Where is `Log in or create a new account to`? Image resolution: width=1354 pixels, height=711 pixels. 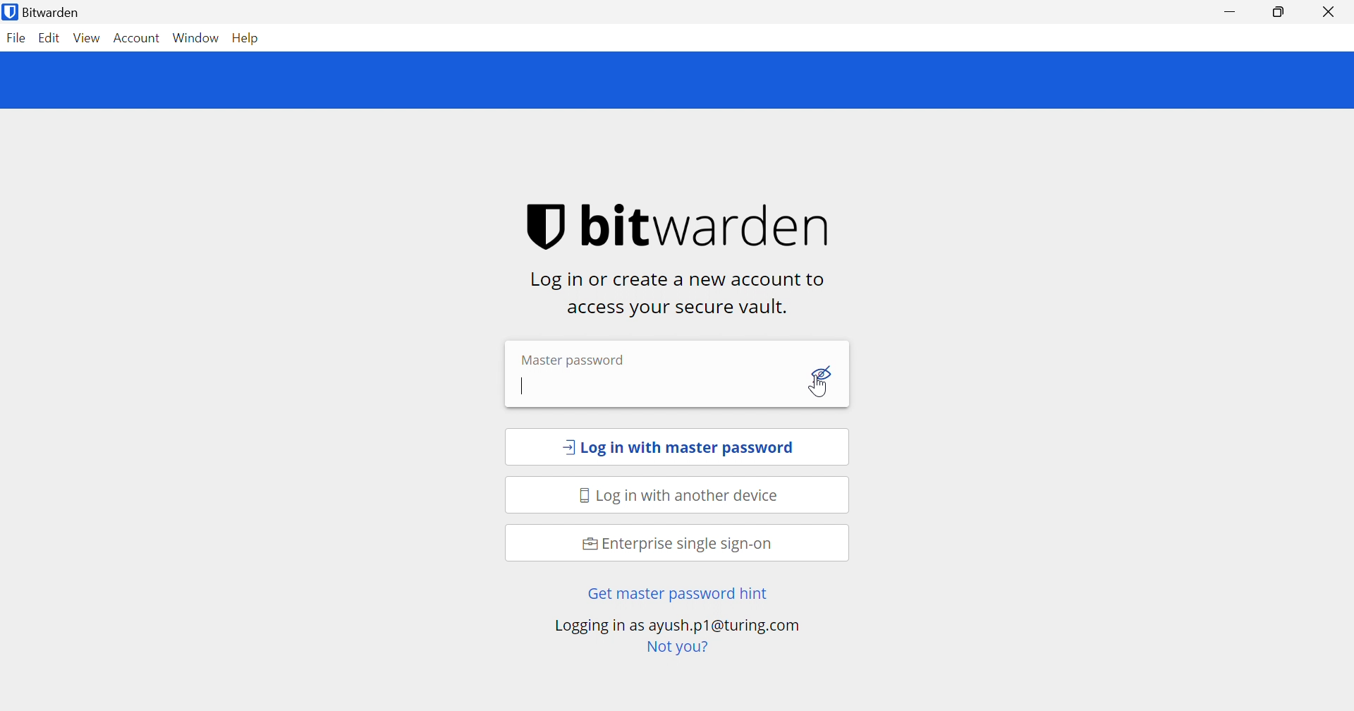 Log in or create a new account to is located at coordinates (682, 280).